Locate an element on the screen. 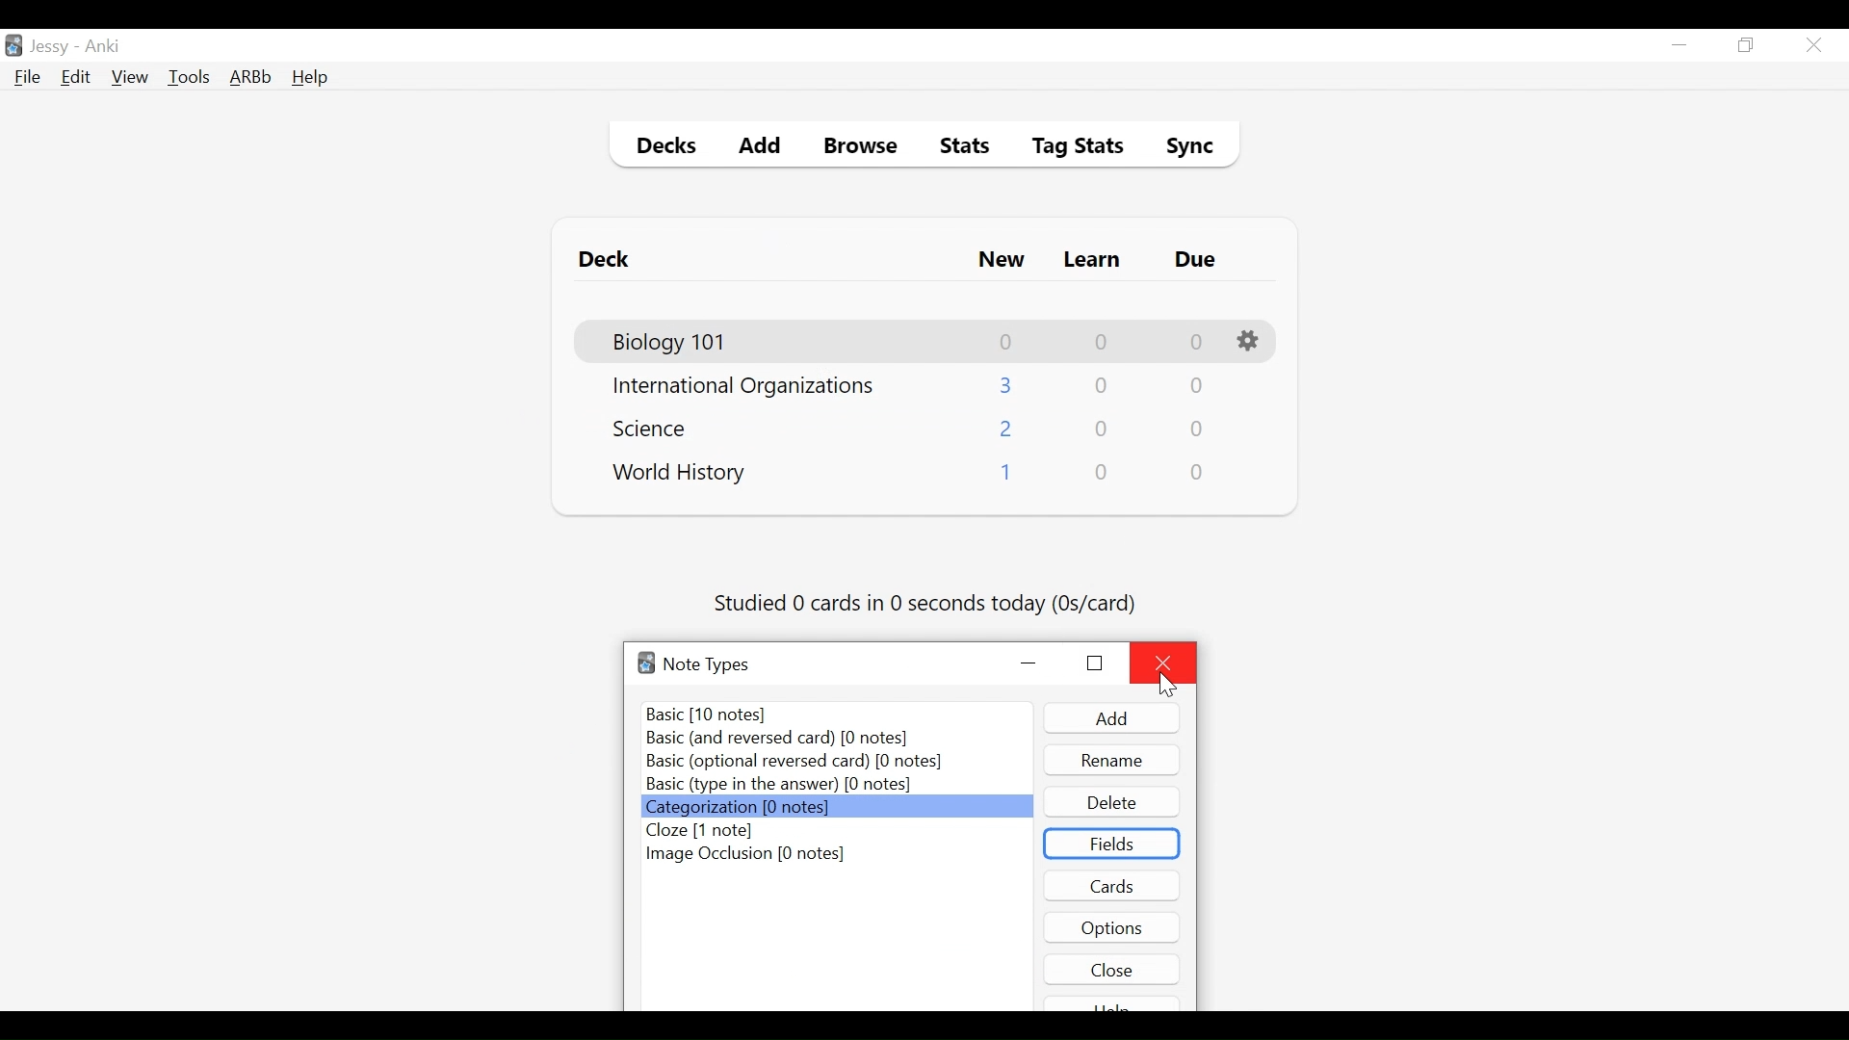  Deck Name is located at coordinates (680, 474).